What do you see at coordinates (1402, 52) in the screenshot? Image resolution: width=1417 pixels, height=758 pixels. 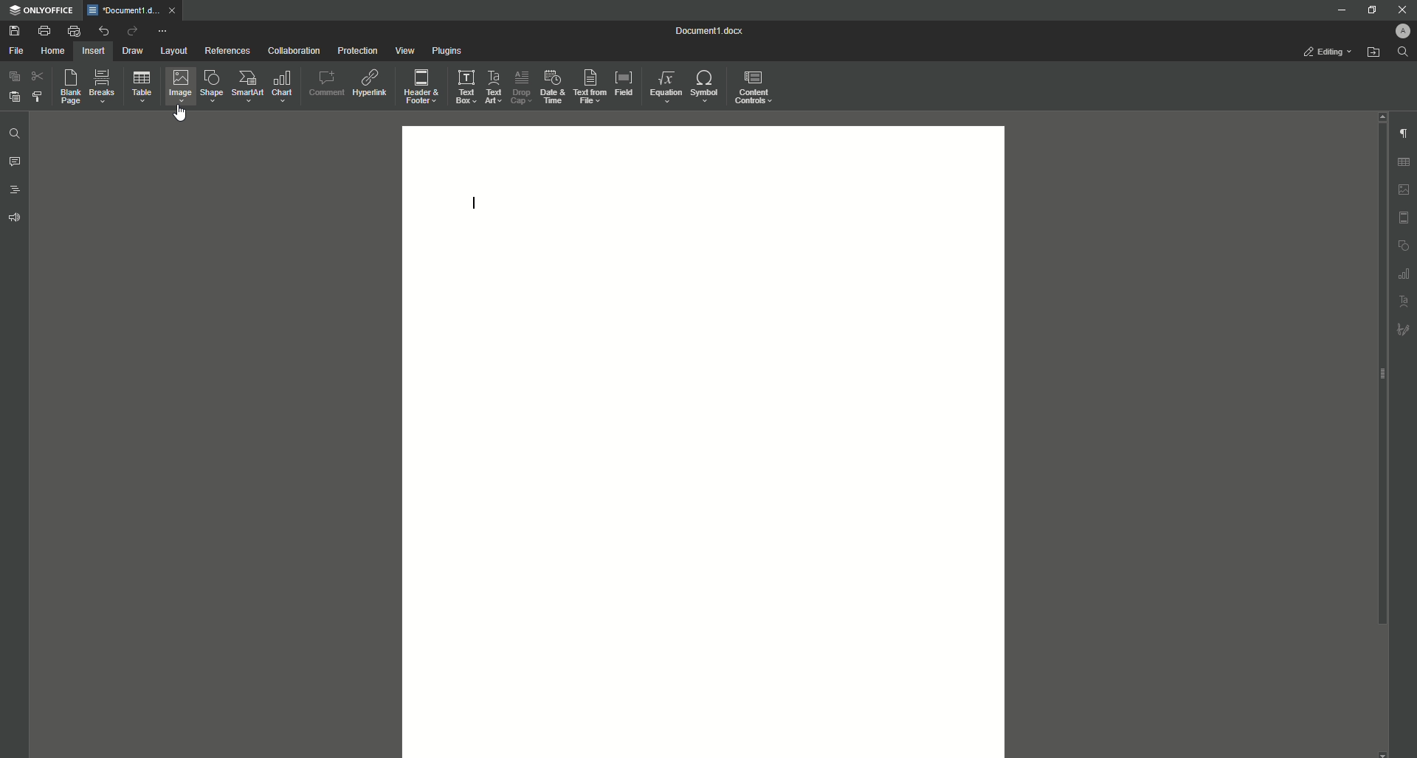 I see `Find` at bounding box center [1402, 52].